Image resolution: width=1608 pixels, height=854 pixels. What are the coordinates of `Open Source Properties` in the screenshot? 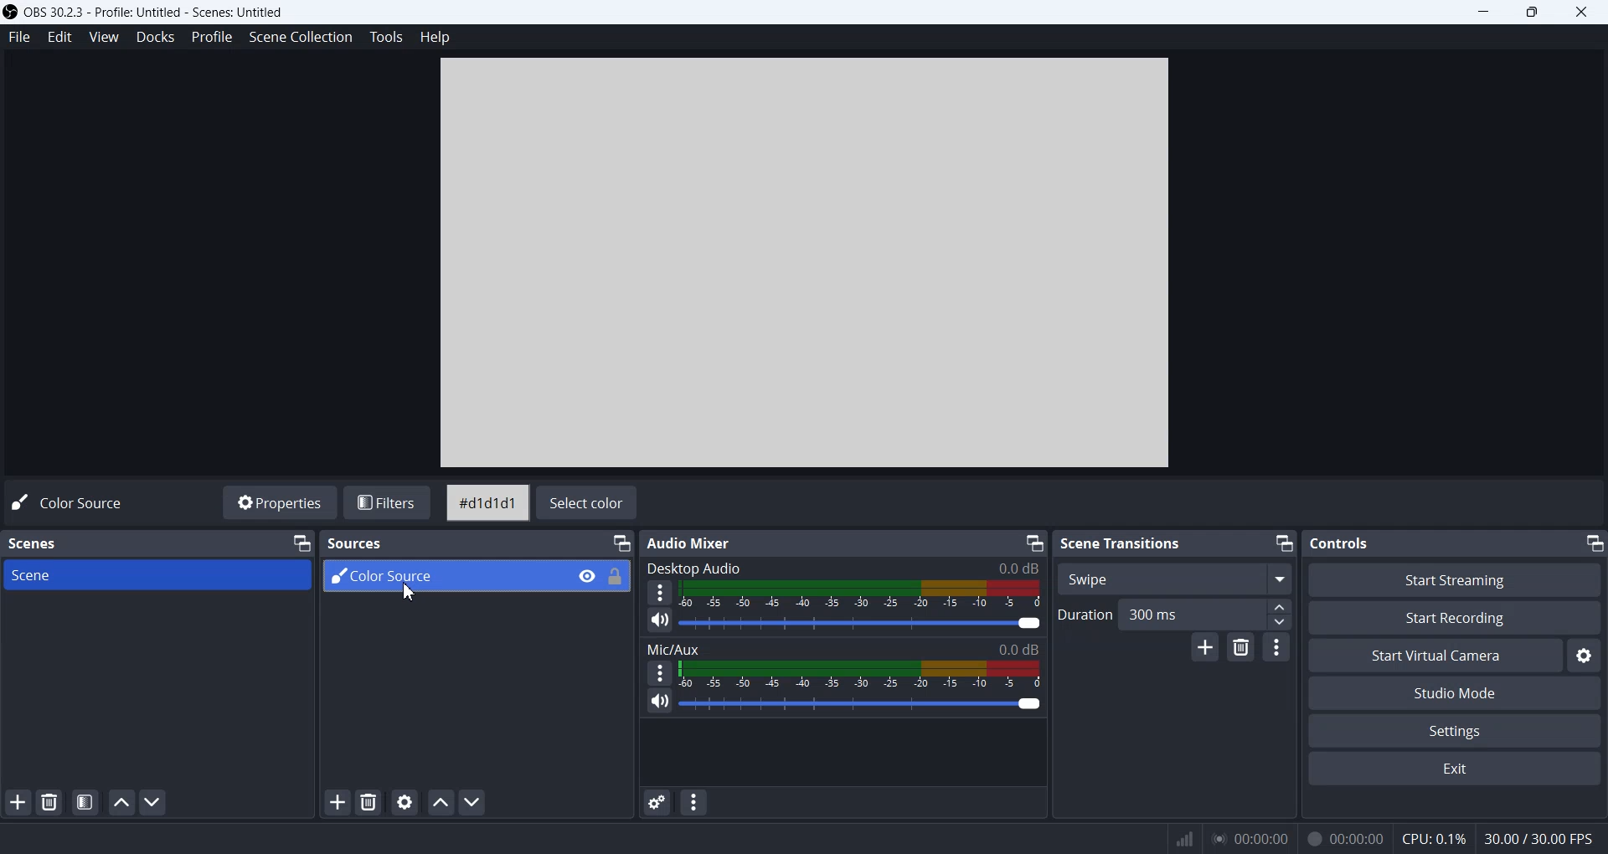 It's located at (405, 802).